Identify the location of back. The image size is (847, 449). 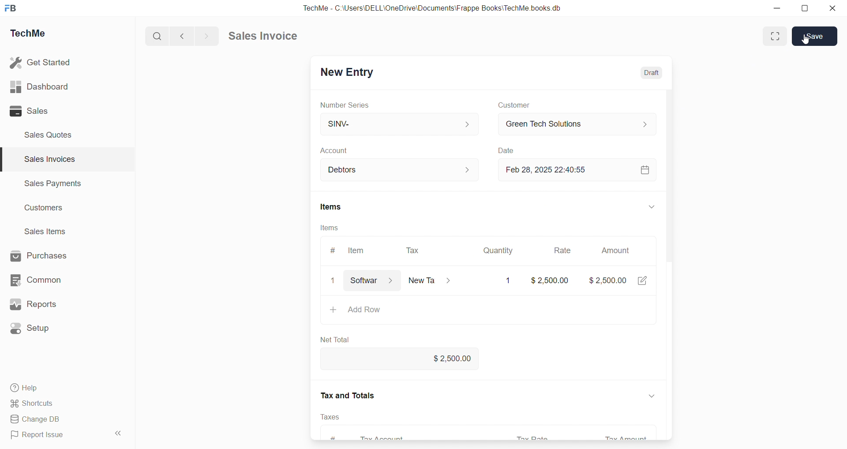
(180, 36).